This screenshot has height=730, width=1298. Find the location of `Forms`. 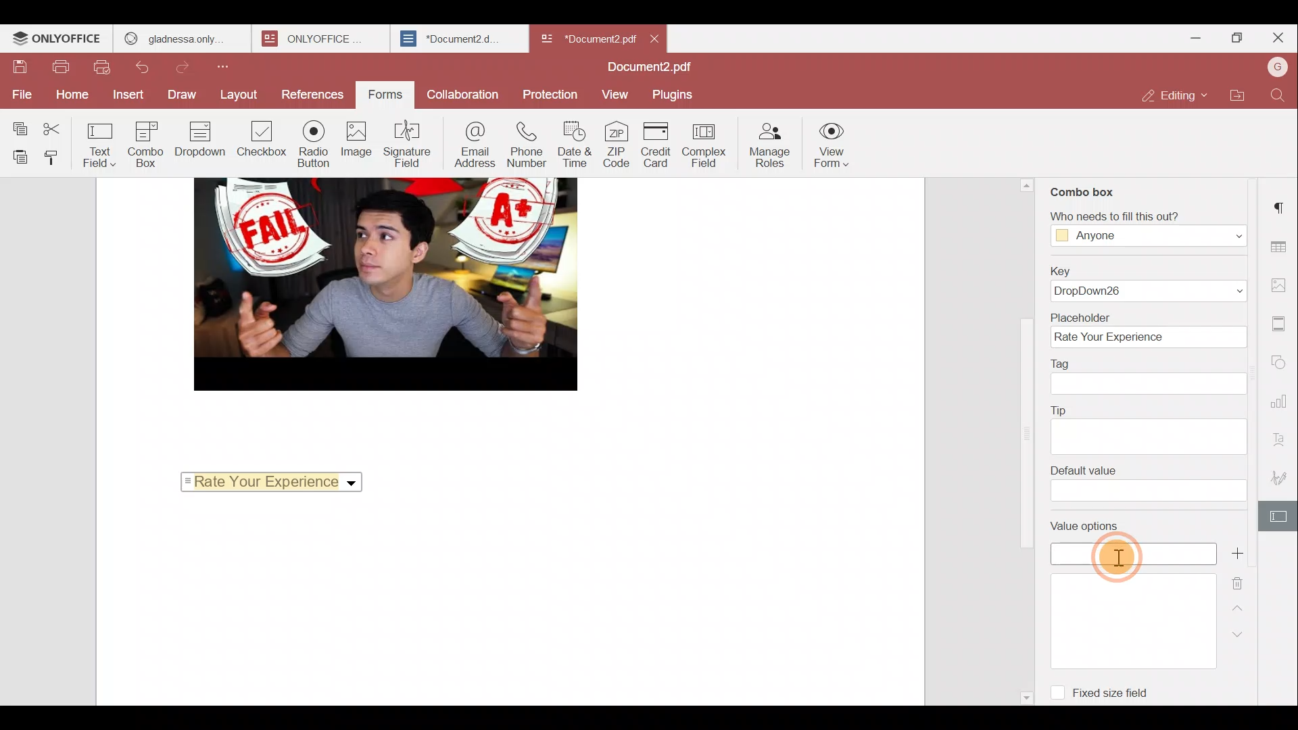

Forms is located at coordinates (381, 95).